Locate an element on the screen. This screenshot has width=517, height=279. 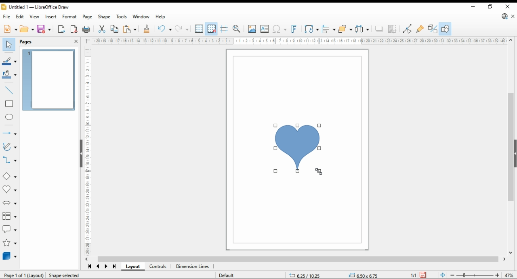
layout is located at coordinates (132, 267).